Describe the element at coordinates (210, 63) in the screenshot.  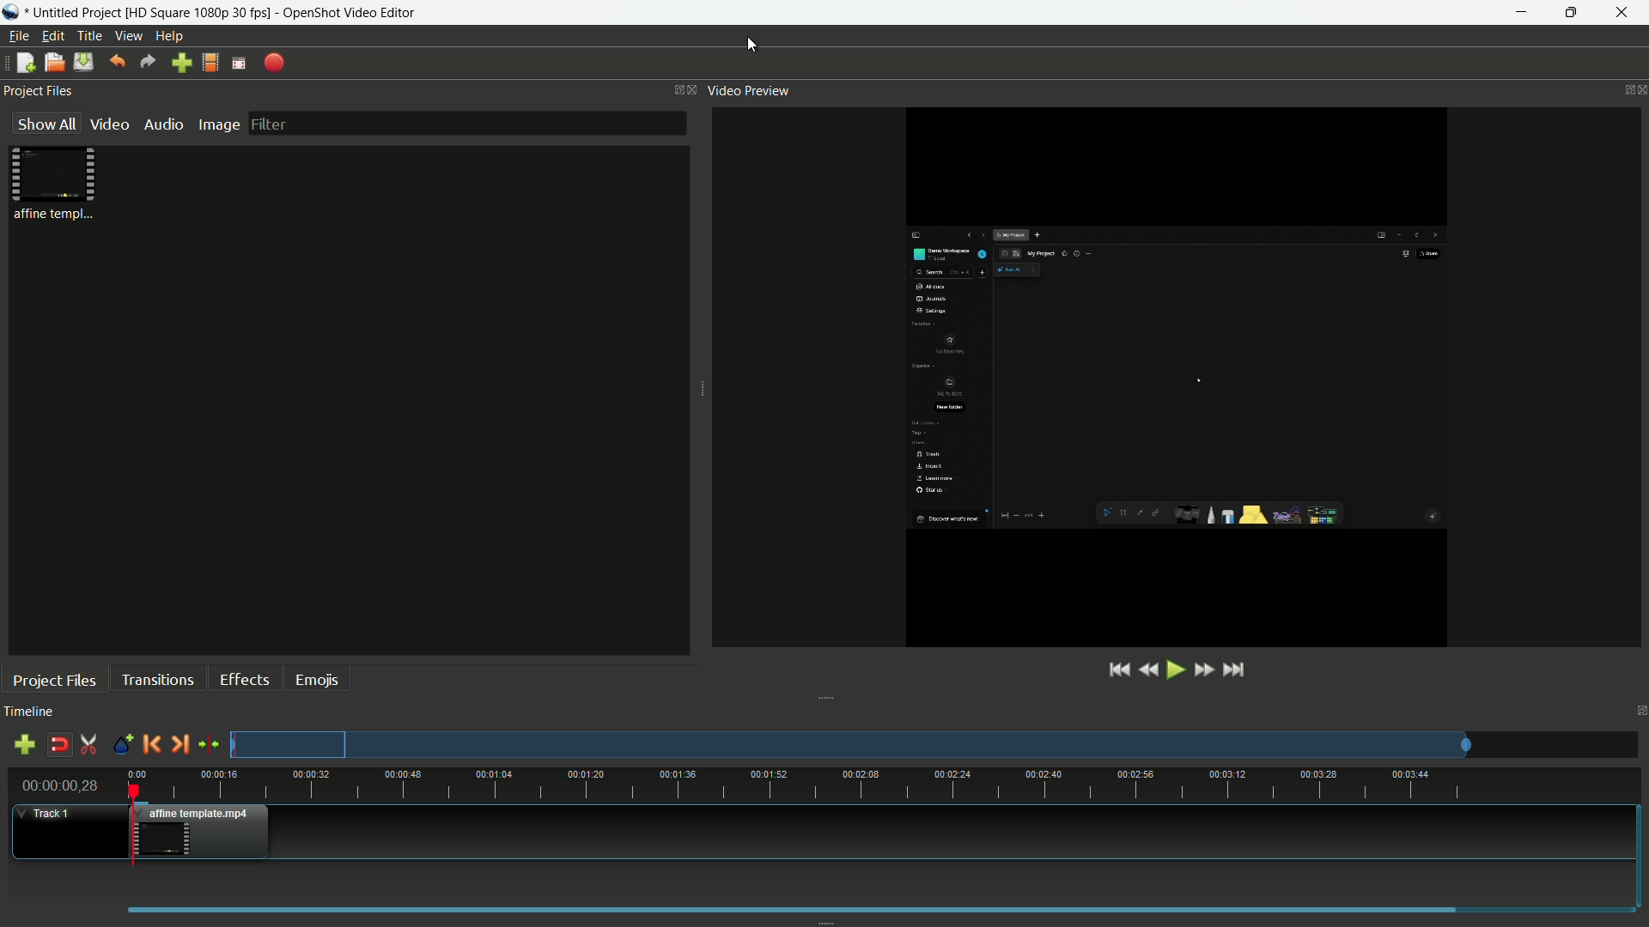
I see `profile` at that location.